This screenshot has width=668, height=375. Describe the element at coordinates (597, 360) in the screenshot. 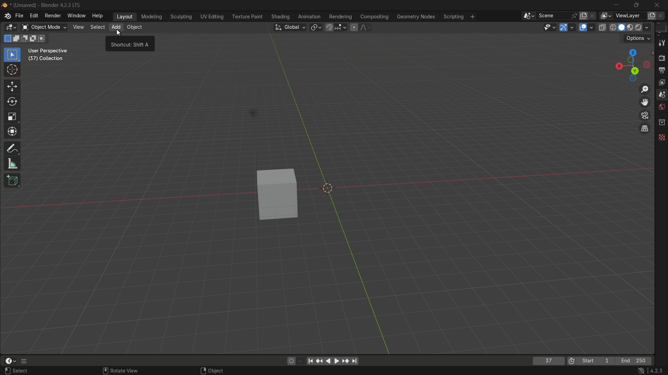

I see `start` at that location.